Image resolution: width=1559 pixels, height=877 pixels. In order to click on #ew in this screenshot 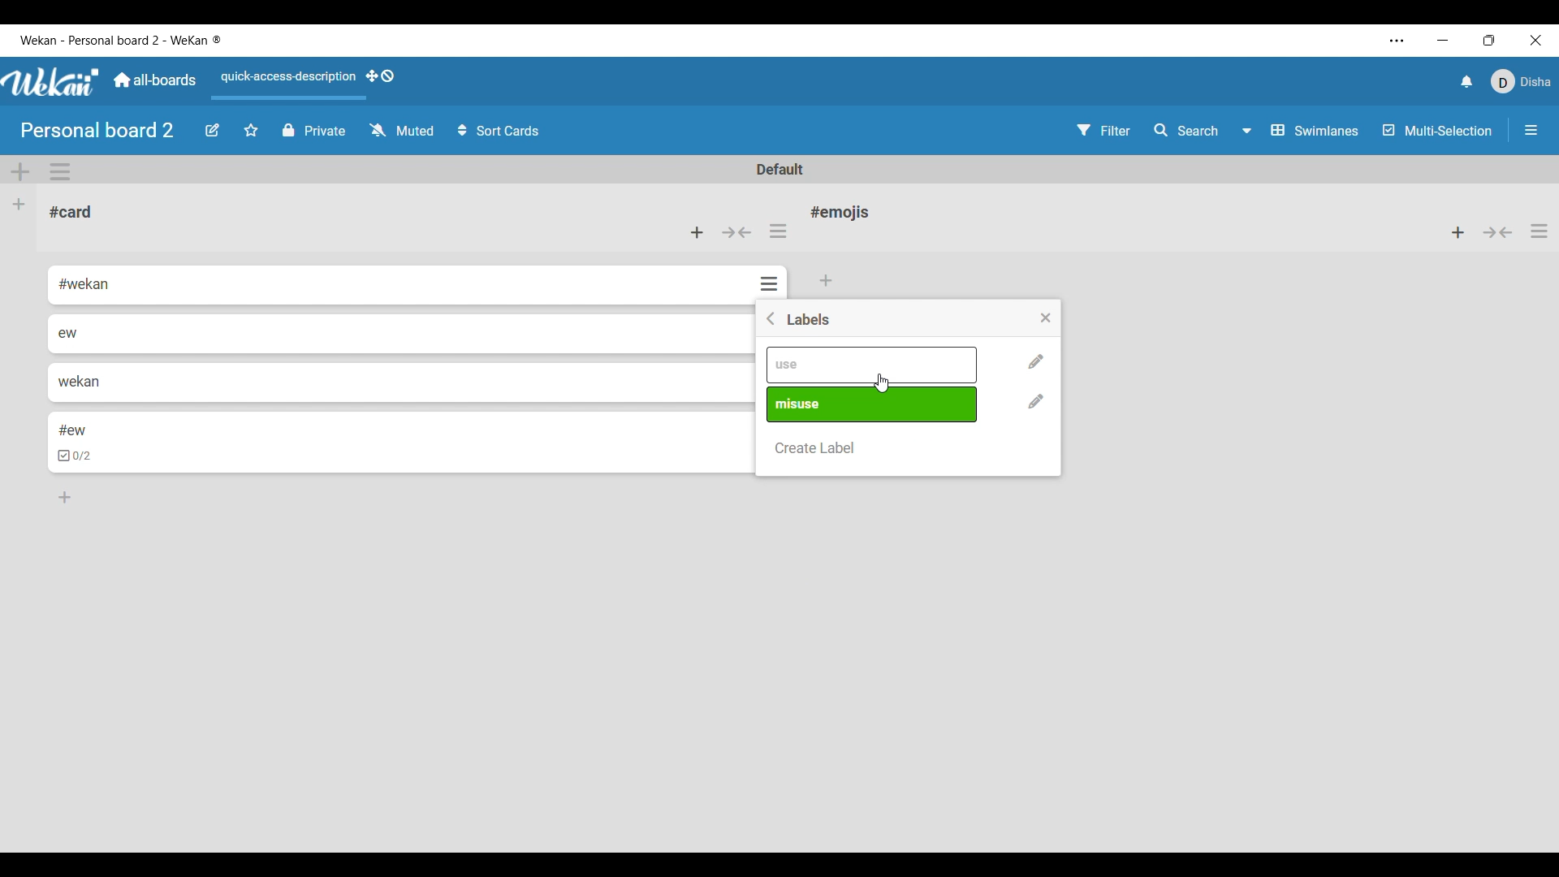, I will do `click(73, 429)`.